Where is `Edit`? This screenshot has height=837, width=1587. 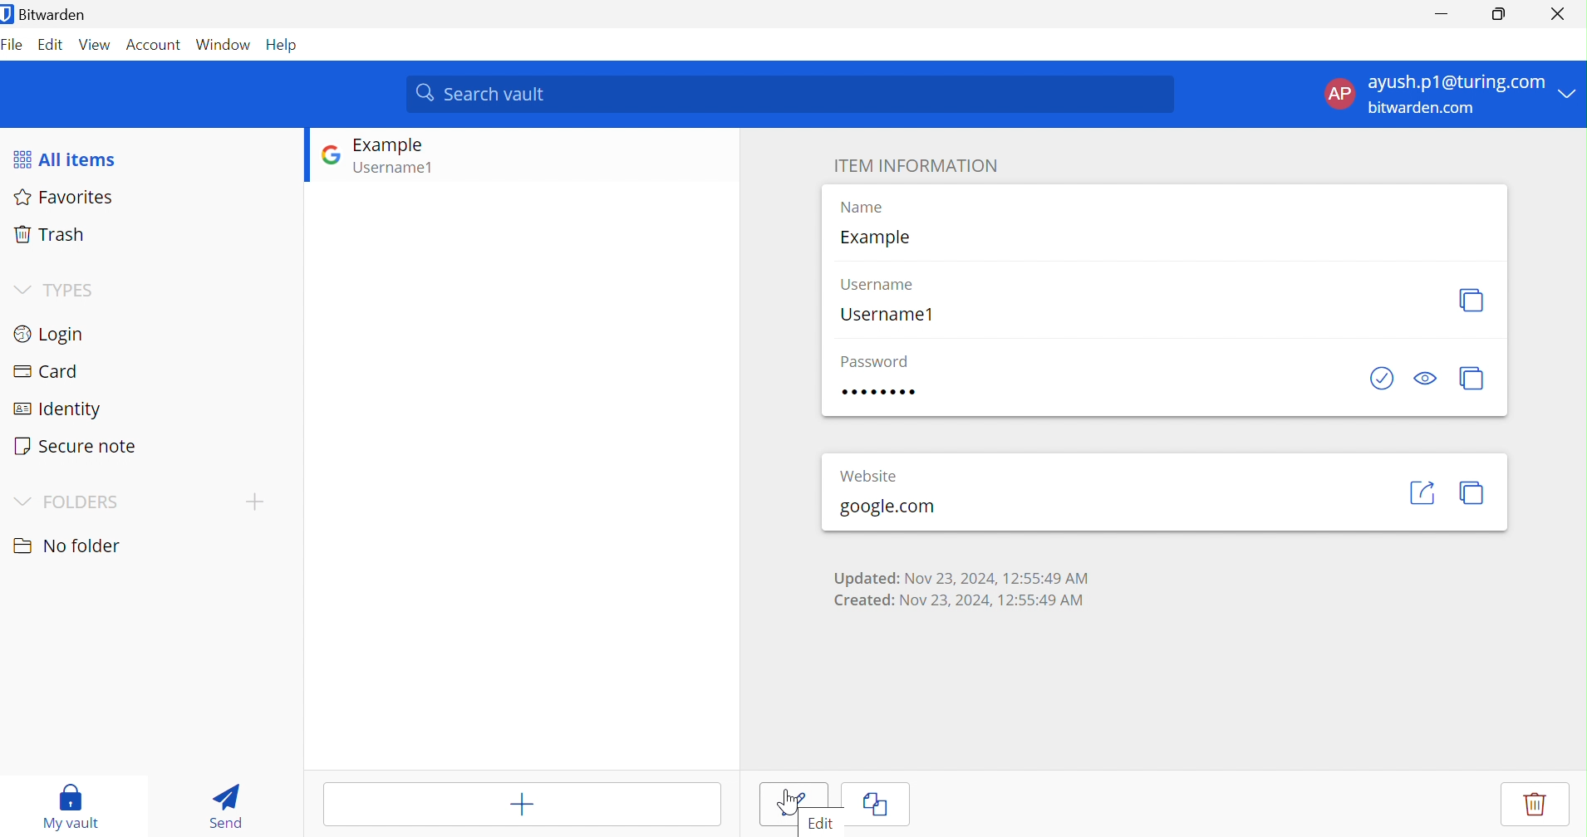 Edit is located at coordinates (820, 820).